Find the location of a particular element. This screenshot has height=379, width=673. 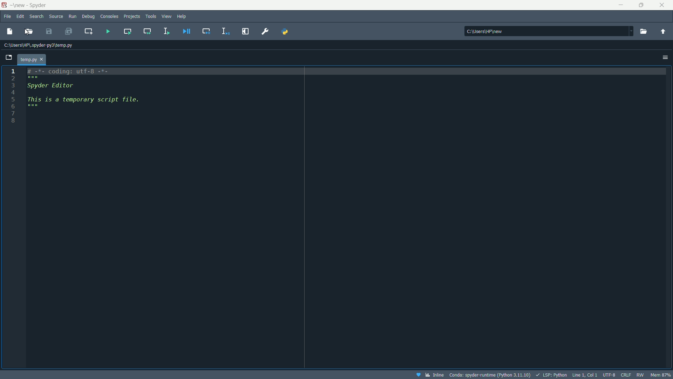

Edit menu is located at coordinates (21, 17).